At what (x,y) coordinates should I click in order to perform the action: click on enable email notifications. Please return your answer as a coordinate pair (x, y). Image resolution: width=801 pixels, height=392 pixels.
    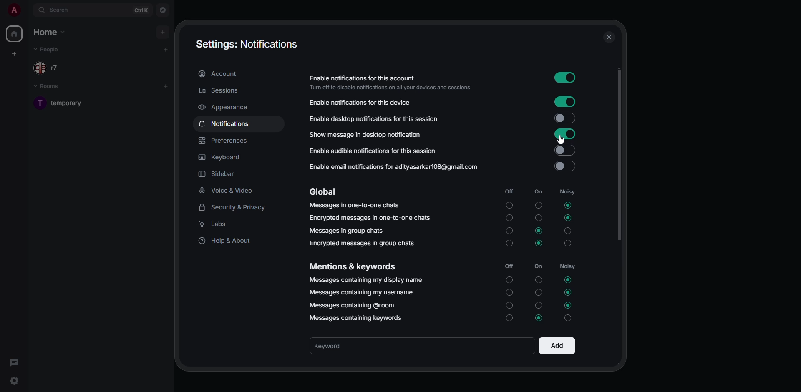
    Looking at the image, I should click on (395, 168).